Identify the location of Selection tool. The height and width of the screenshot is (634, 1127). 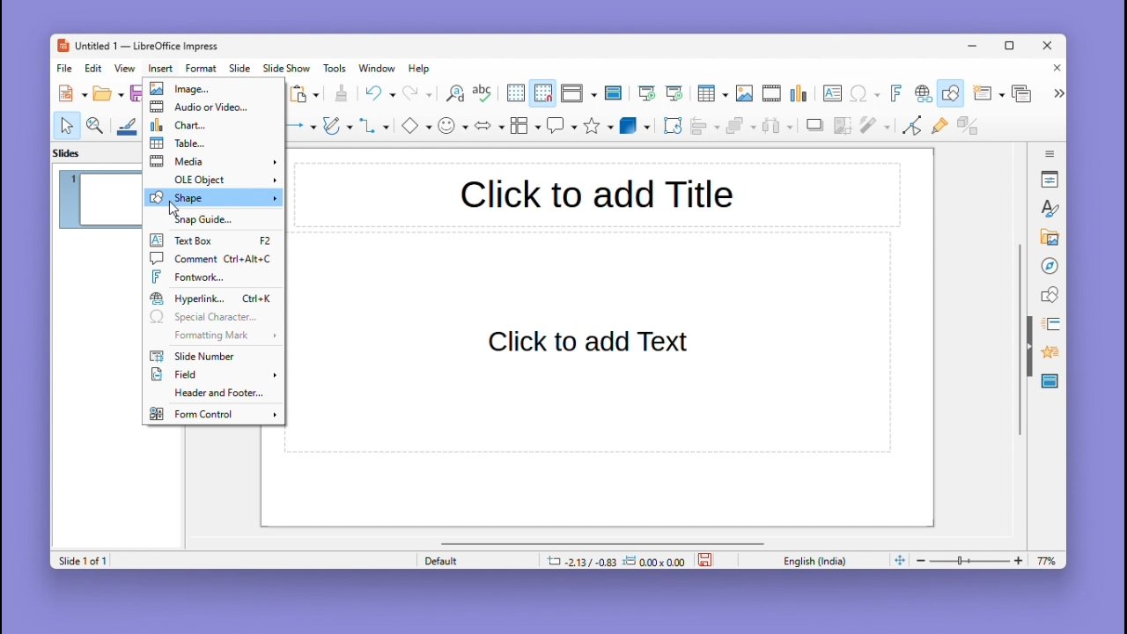
(66, 125).